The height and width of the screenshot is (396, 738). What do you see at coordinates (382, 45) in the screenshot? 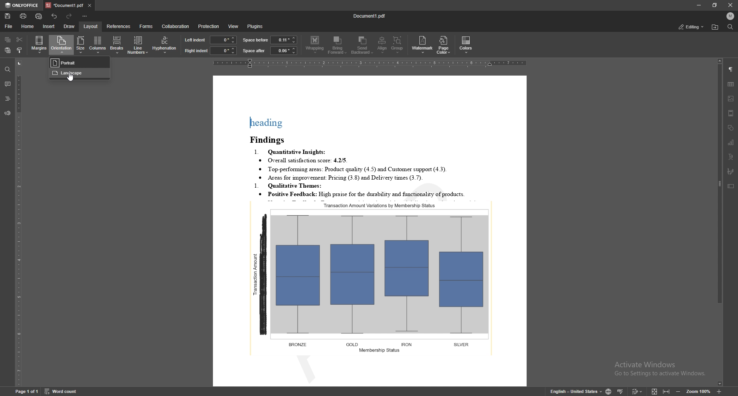
I see `align` at bounding box center [382, 45].